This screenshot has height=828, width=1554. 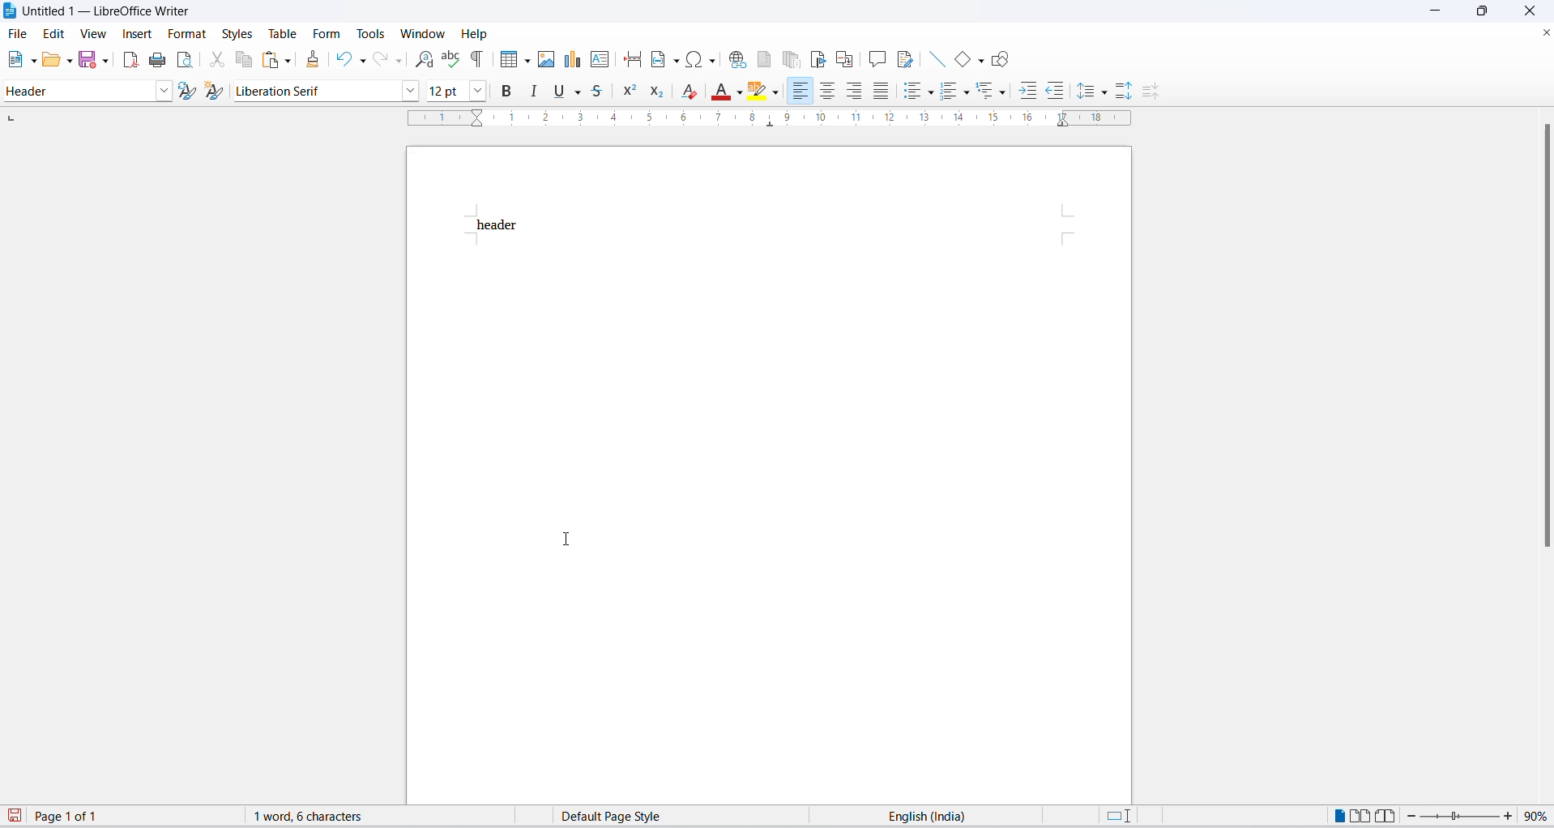 I want to click on clone formatting, so click(x=314, y=59).